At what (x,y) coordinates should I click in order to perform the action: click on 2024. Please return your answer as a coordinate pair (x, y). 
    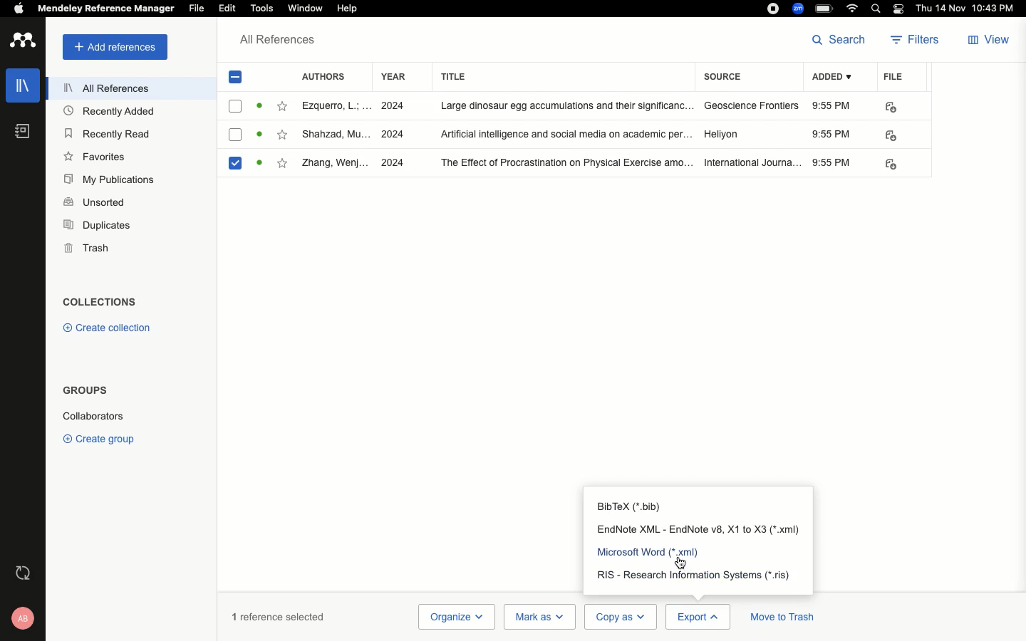
    Looking at the image, I should click on (393, 107).